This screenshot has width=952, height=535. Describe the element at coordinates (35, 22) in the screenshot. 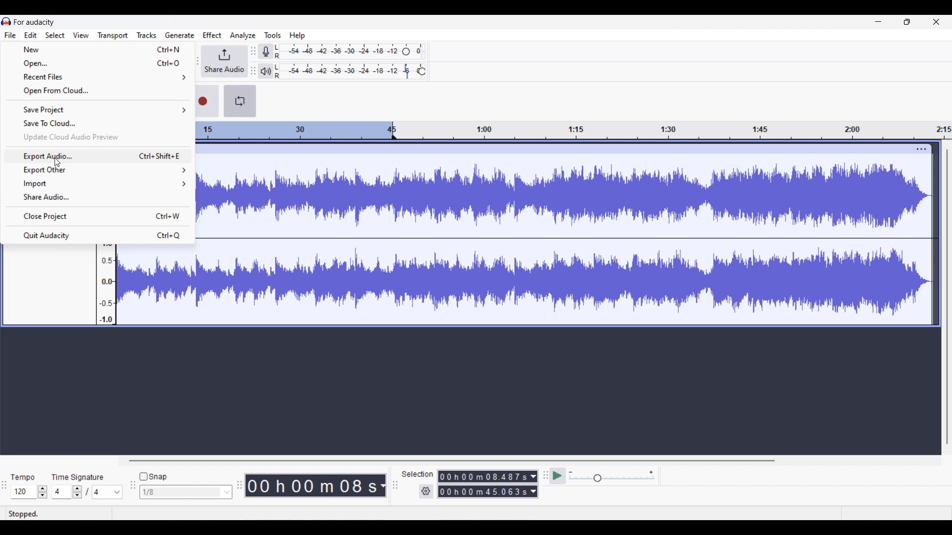

I see `Project name - For audacity` at that location.